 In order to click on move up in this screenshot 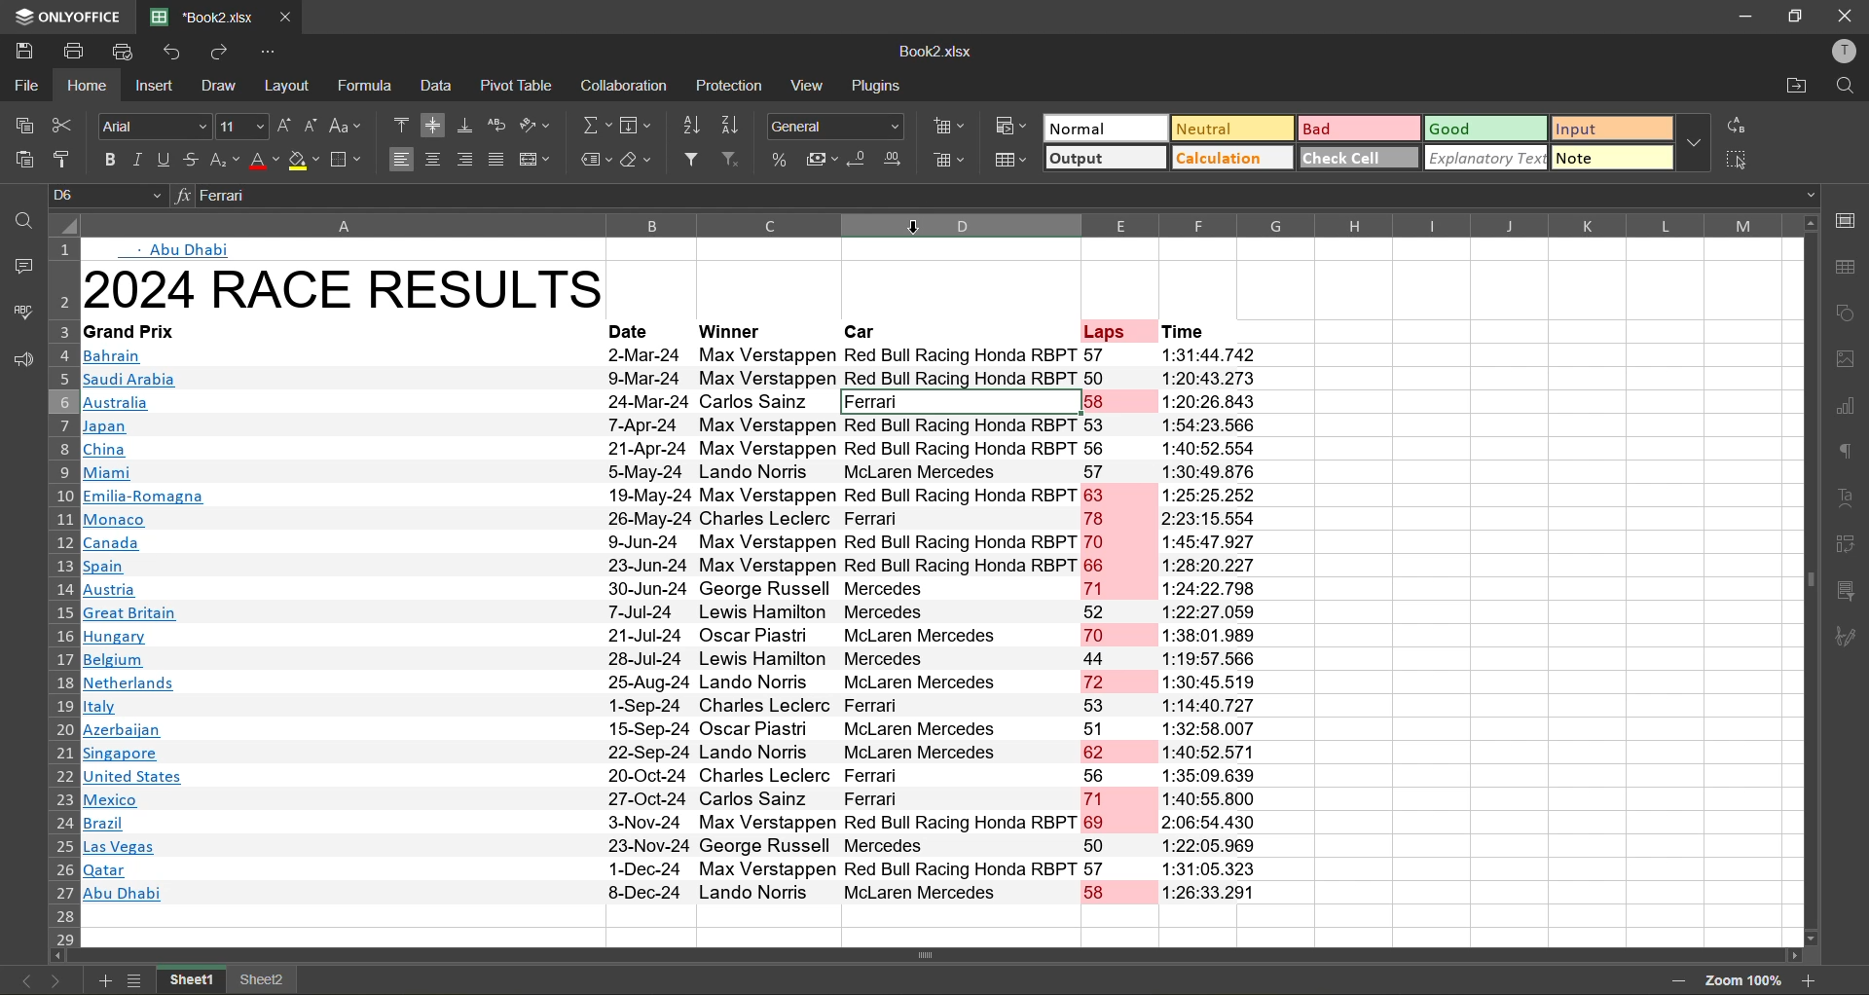, I will do `click(1813, 222)`.